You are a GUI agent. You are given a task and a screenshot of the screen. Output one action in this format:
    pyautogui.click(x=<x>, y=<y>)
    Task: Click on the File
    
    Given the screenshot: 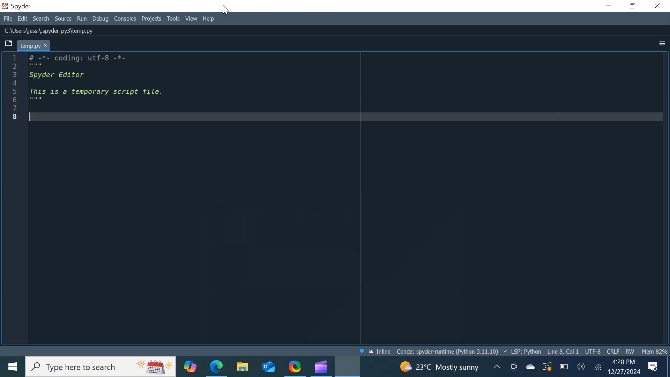 What is the action you would take?
    pyautogui.click(x=8, y=18)
    